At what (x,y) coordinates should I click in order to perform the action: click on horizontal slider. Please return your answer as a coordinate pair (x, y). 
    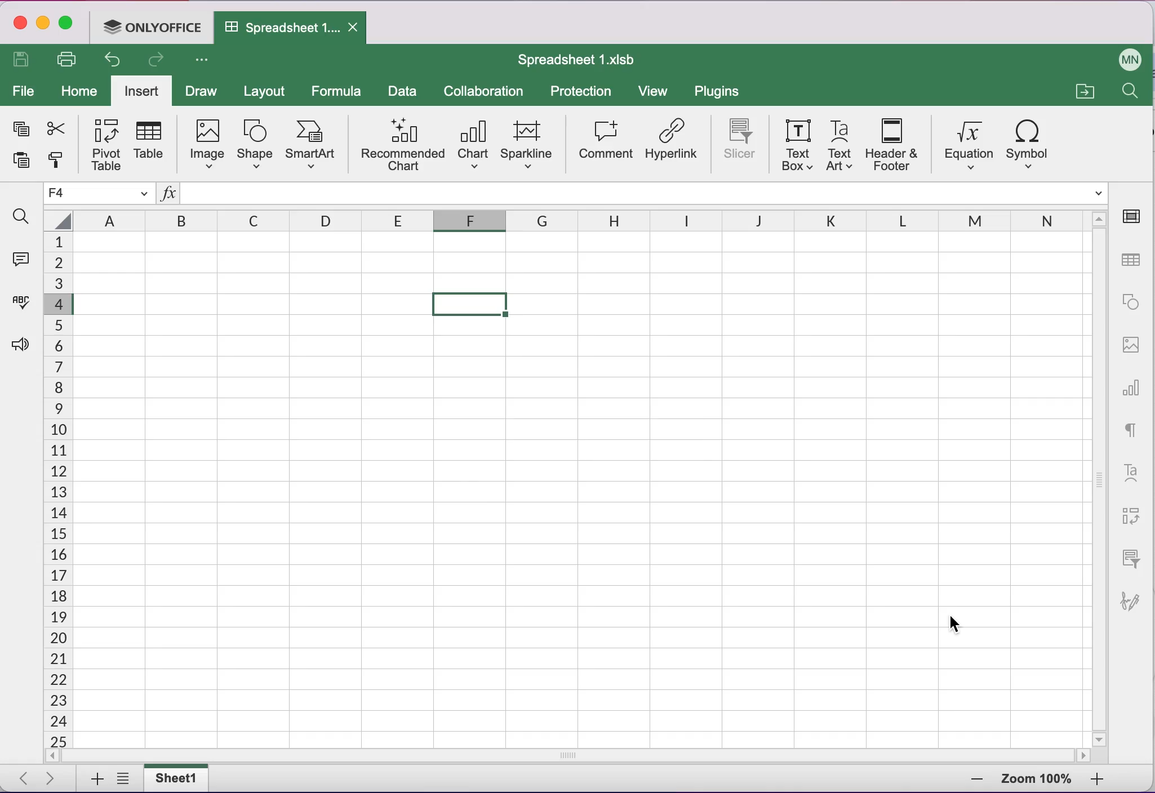
    Looking at the image, I should click on (576, 756).